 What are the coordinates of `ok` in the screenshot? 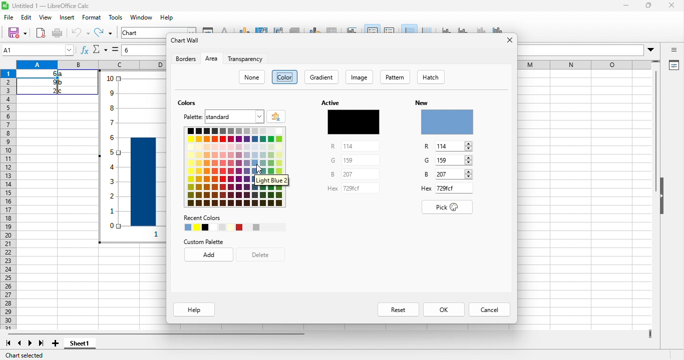 It's located at (443, 309).